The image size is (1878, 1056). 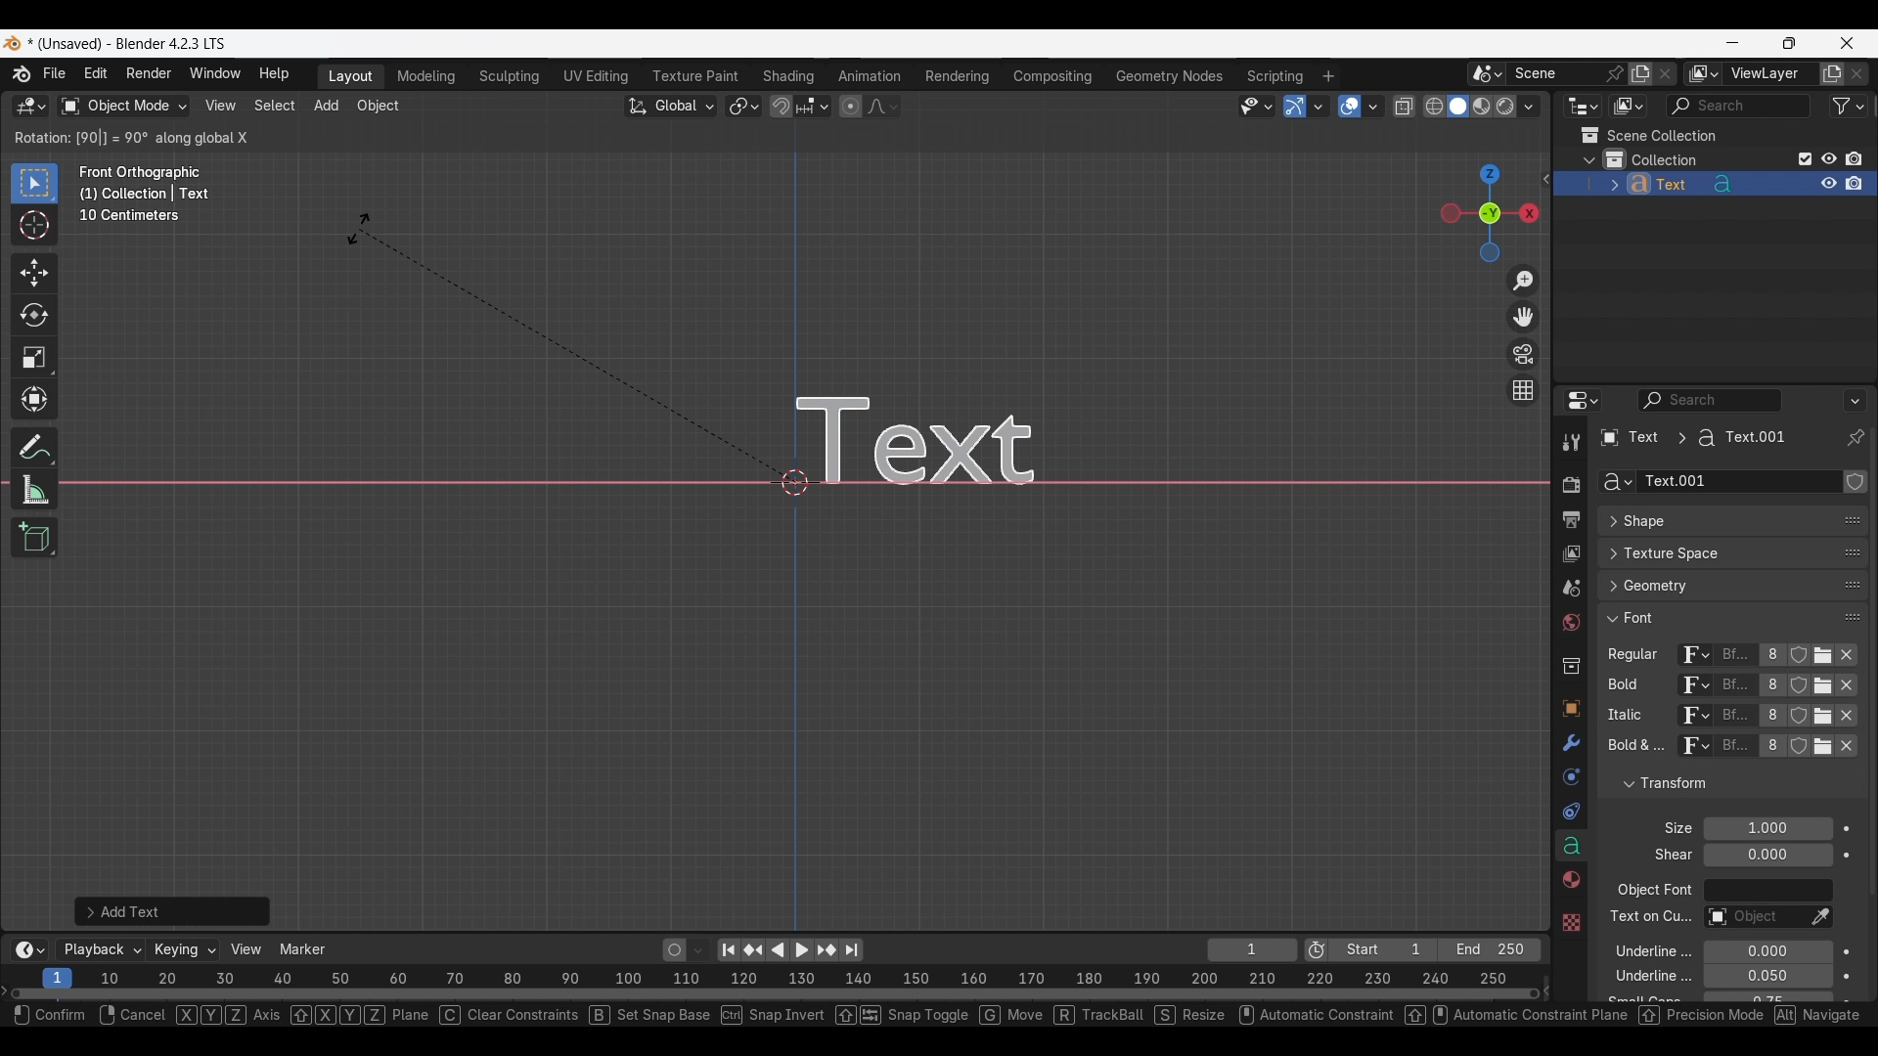 What do you see at coordinates (1850, 587) in the screenshot?
I see `change position` at bounding box center [1850, 587].